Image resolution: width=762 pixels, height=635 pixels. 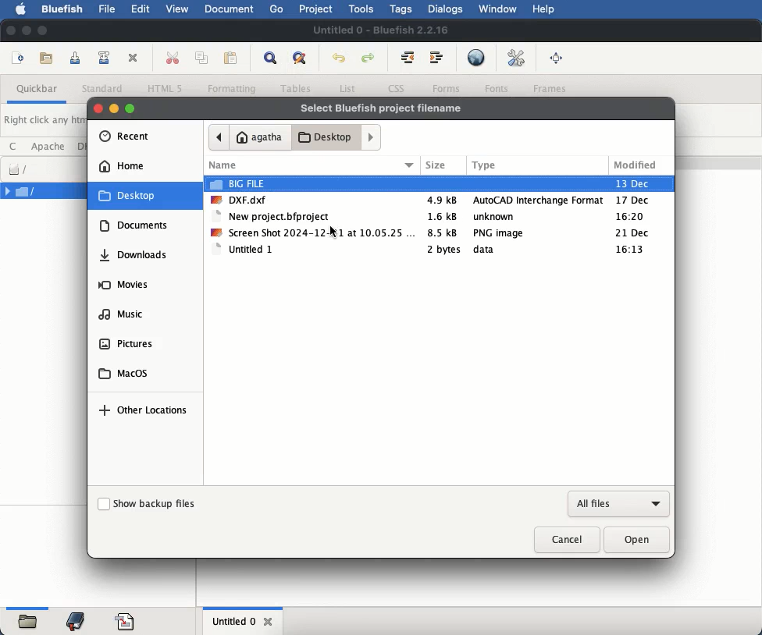 I want to click on cut, so click(x=173, y=57).